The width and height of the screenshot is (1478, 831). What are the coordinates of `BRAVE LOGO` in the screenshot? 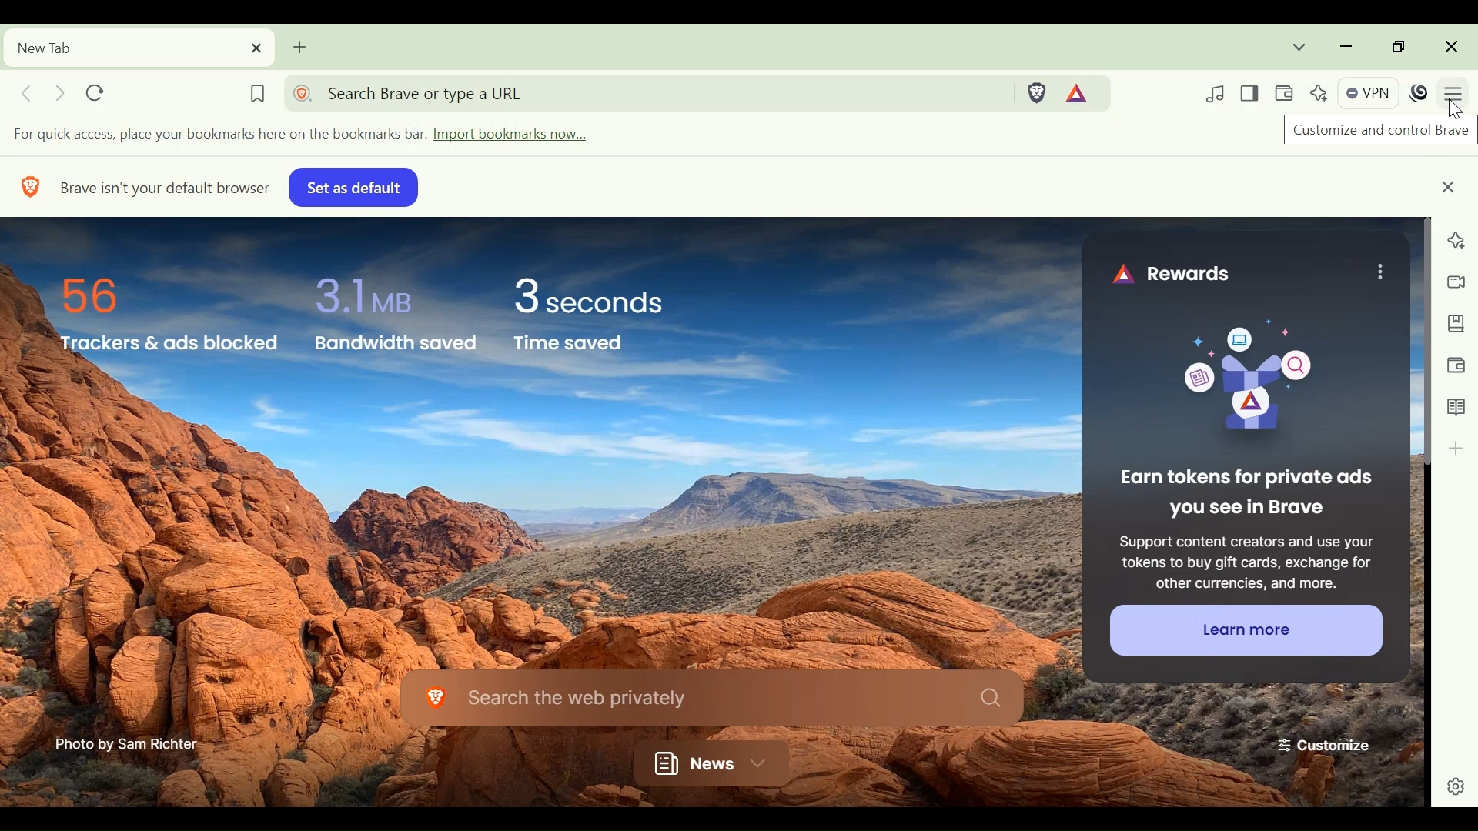 It's located at (28, 185).